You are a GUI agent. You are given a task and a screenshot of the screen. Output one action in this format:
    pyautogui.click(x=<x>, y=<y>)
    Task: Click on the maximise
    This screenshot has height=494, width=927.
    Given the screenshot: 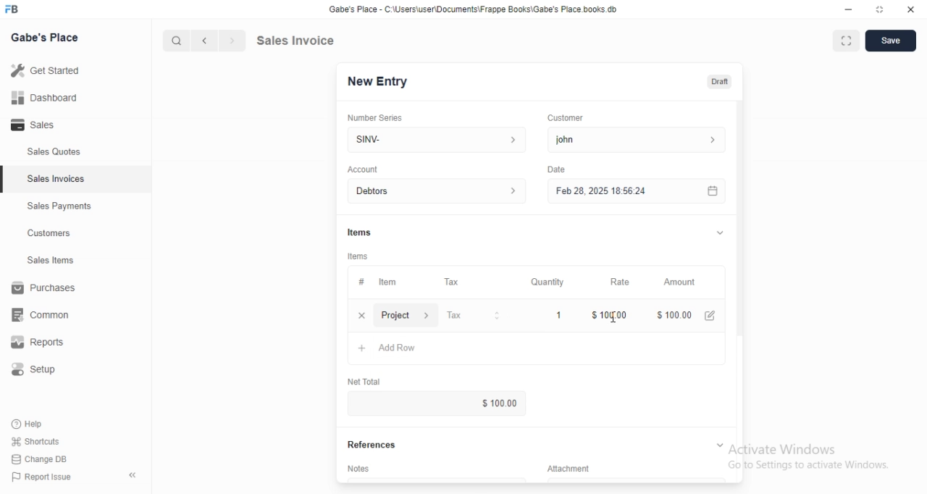 What is the action you would take?
    pyautogui.click(x=842, y=39)
    